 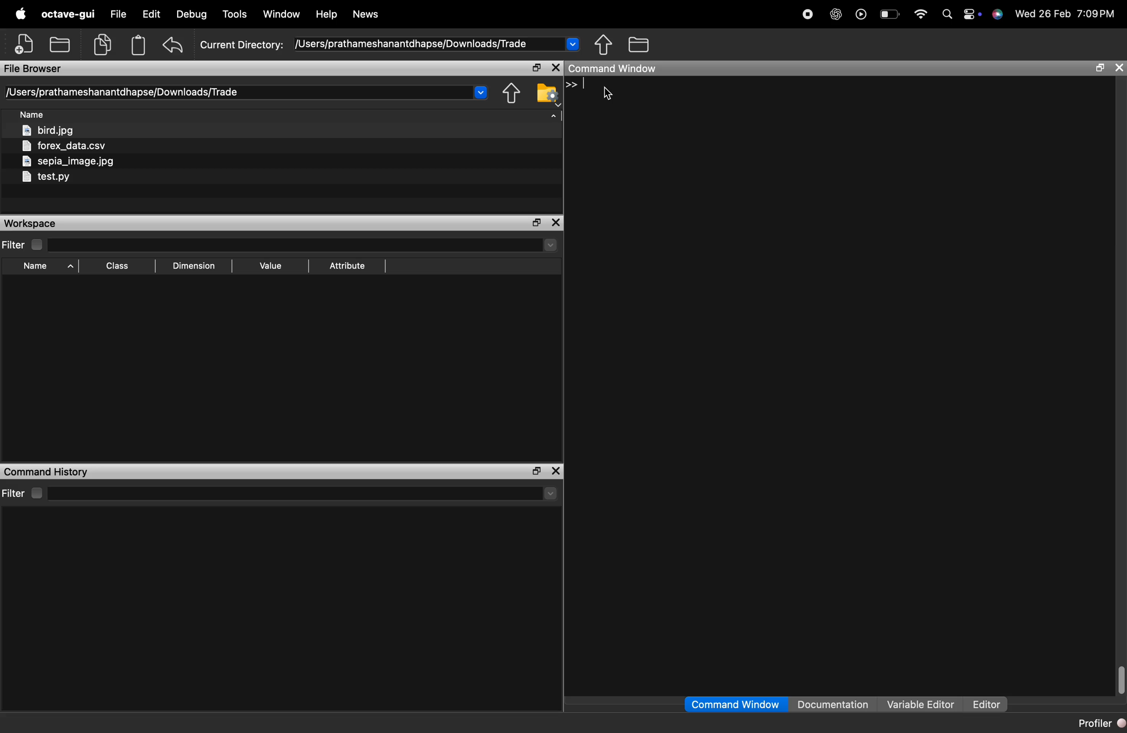 What do you see at coordinates (835, 15) in the screenshot?
I see `chatgpt` at bounding box center [835, 15].